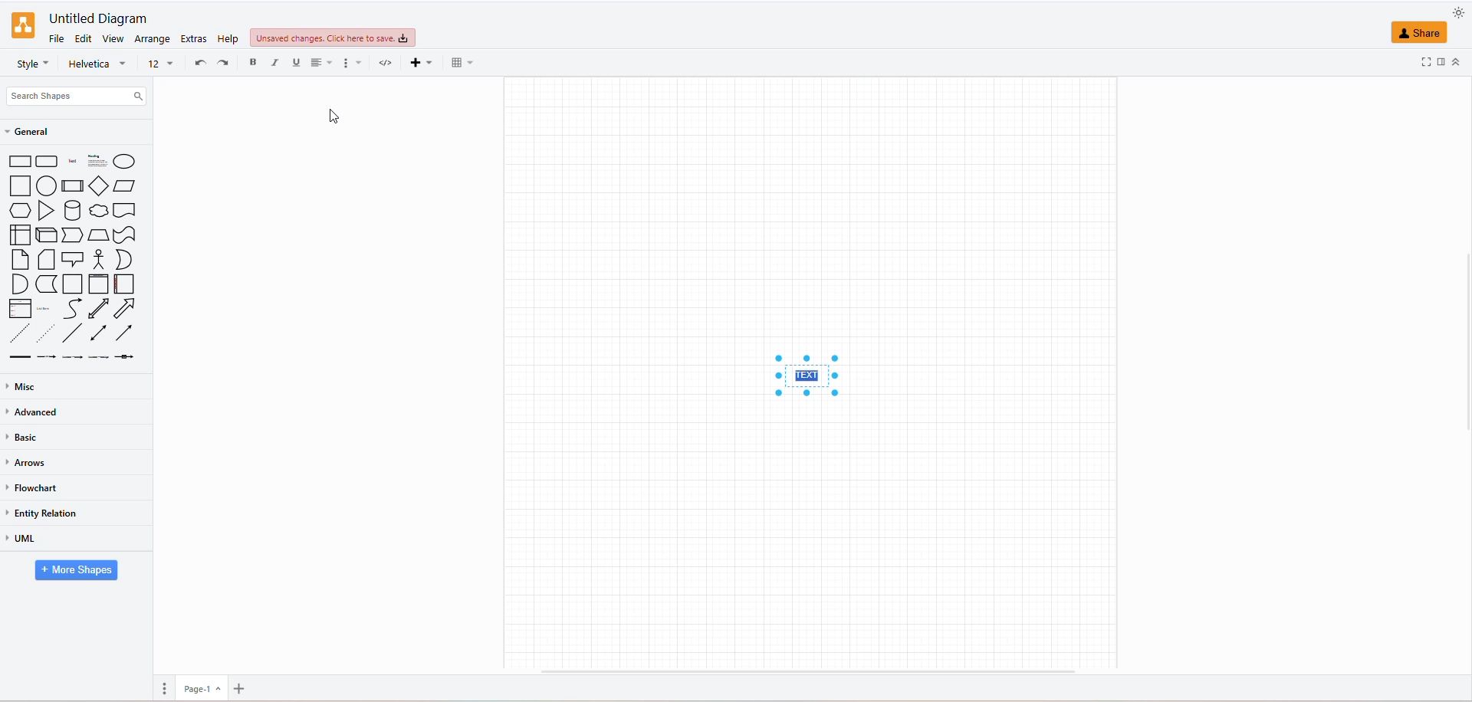  What do you see at coordinates (229, 38) in the screenshot?
I see `help` at bounding box center [229, 38].